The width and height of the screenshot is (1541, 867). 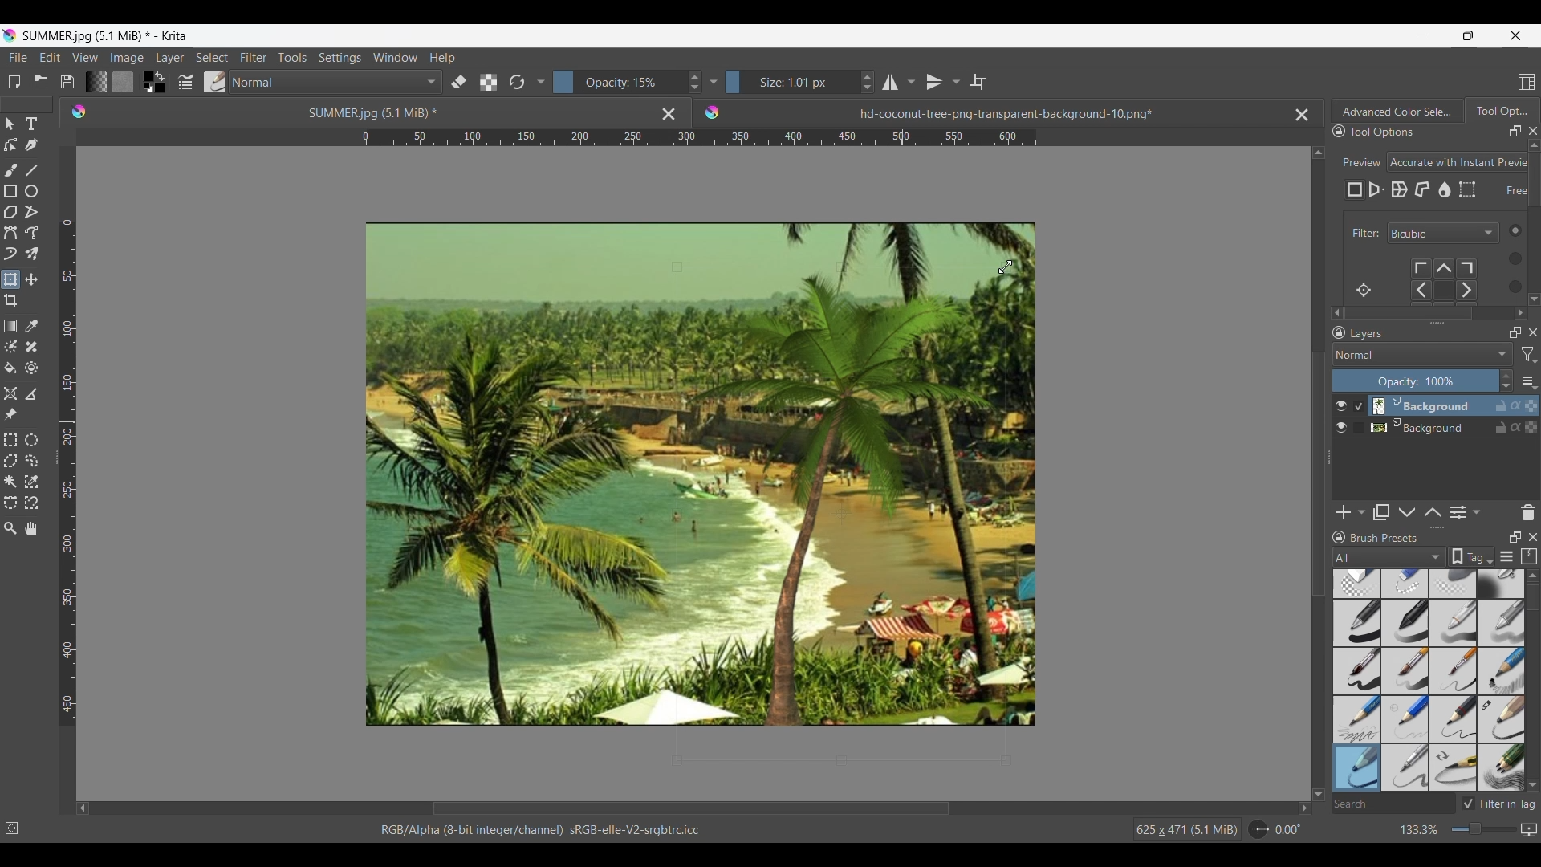 What do you see at coordinates (1515, 132) in the screenshot?
I see `Float docker` at bounding box center [1515, 132].